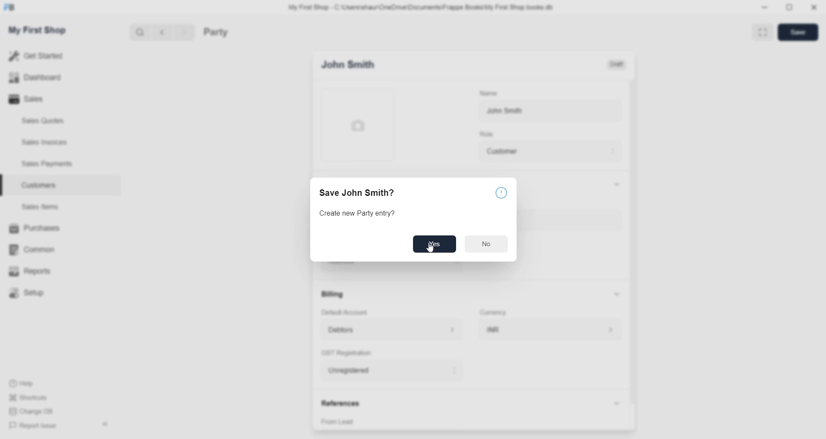 This screenshot has width=826, height=439. I want to click on My First Shop, so click(47, 33).